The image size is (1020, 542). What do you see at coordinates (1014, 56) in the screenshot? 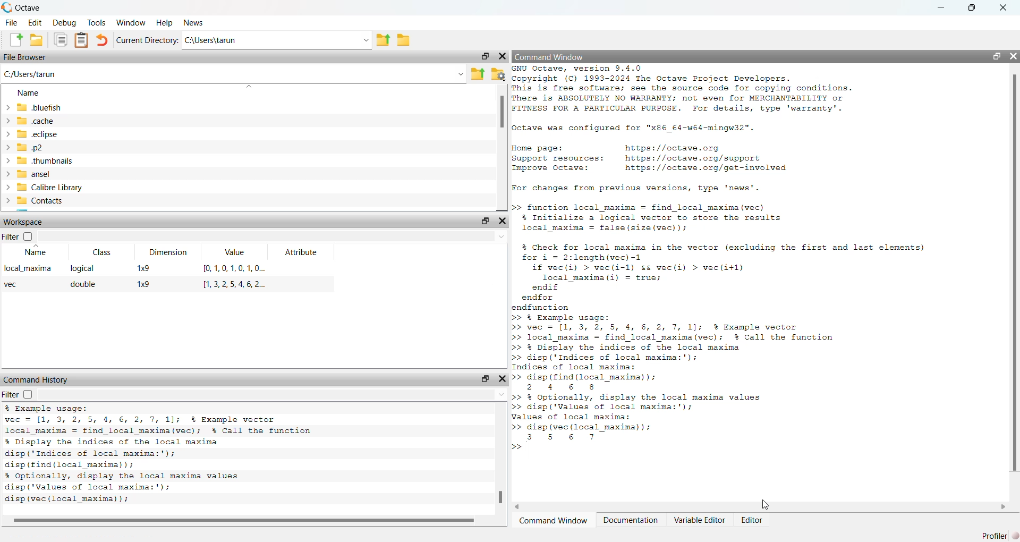
I see `Hide Widget` at bounding box center [1014, 56].